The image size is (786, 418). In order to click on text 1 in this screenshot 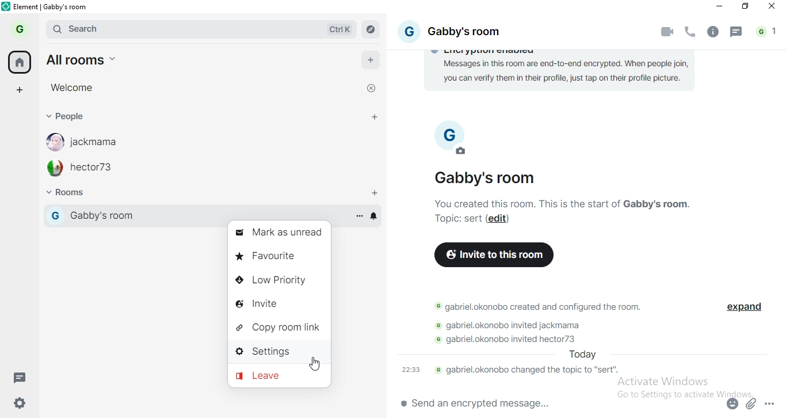, I will do `click(563, 74)`.